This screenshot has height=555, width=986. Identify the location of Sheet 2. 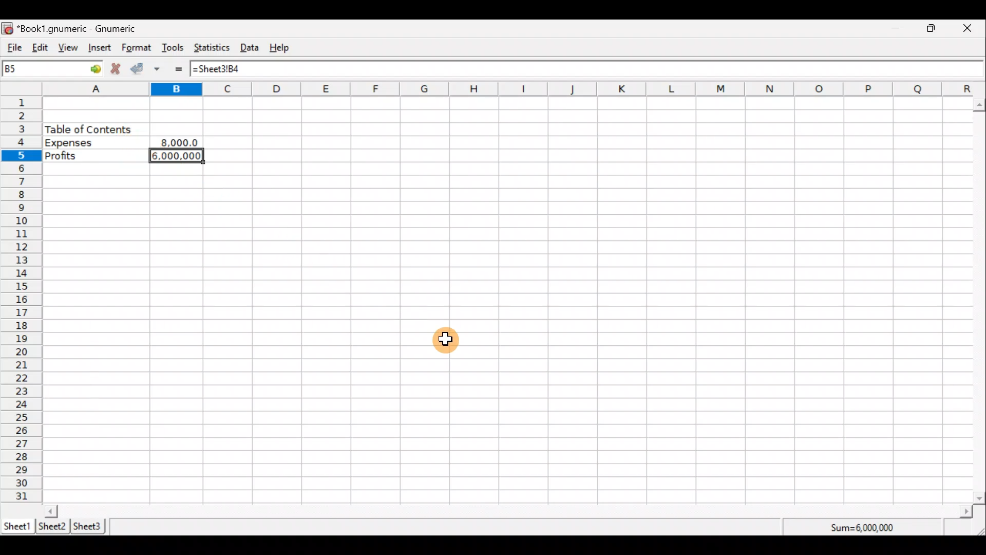
(52, 527).